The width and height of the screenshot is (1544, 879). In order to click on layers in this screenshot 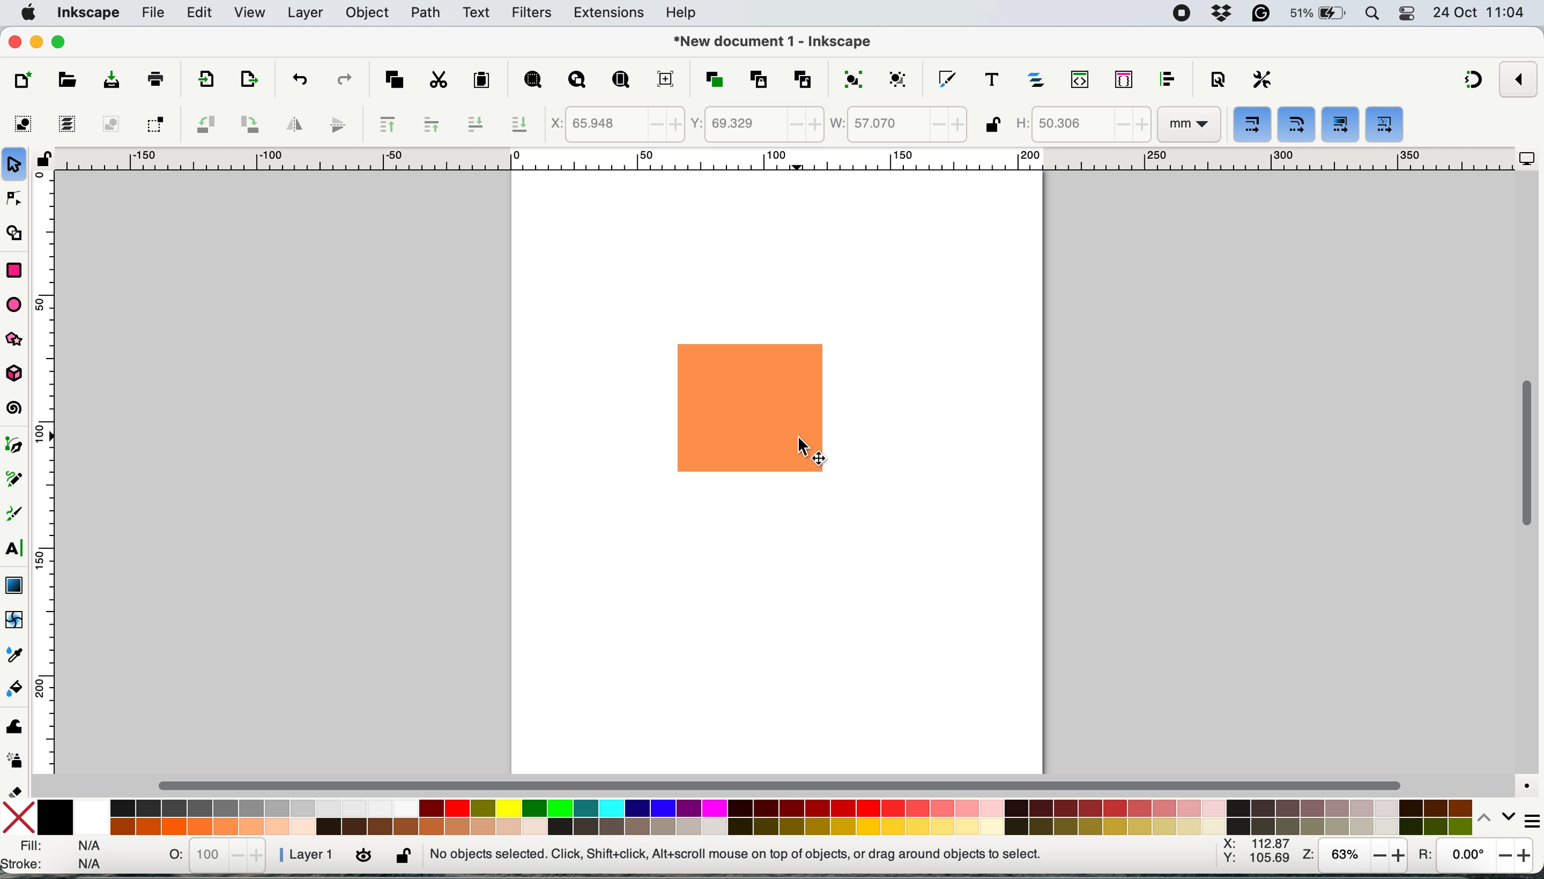, I will do `click(306, 13)`.